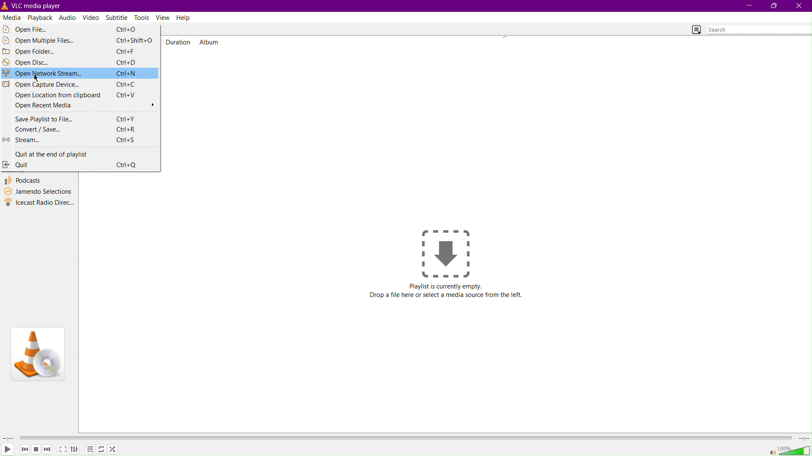 The width and height of the screenshot is (812, 456). What do you see at coordinates (125, 140) in the screenshot?
I see `Ctrl+S` at bounding box center [125, 140].